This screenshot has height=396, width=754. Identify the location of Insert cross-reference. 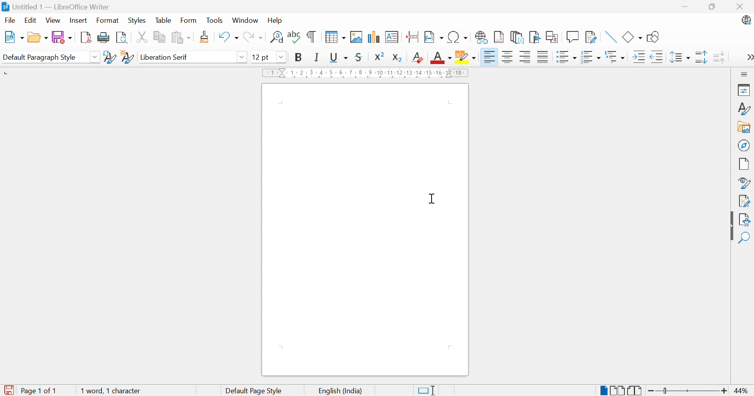
(553, 37).